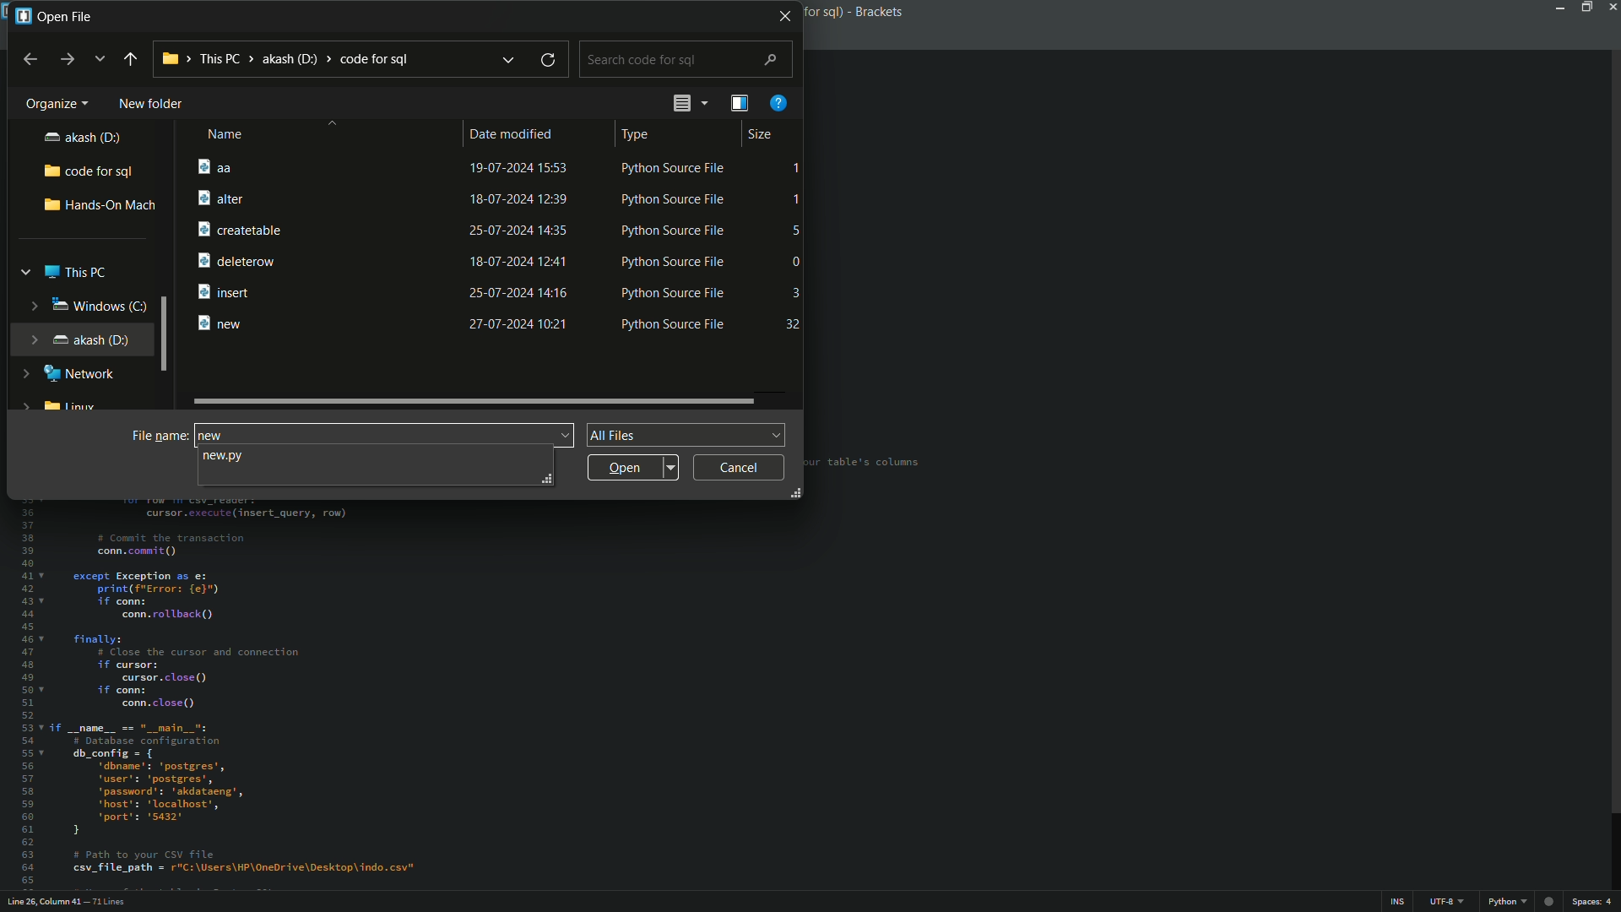 The width and height of the screenshot is (1621, 912). Describe the element at coordinates (685, 103) in the screenshot. I see `change the view` at that location.